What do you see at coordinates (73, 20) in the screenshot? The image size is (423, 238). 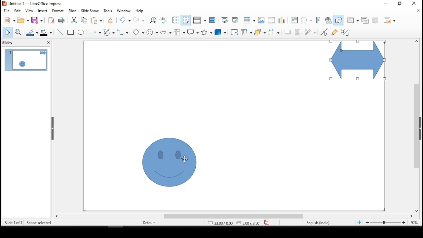 I see `cut` at bounding box center [73, 20].